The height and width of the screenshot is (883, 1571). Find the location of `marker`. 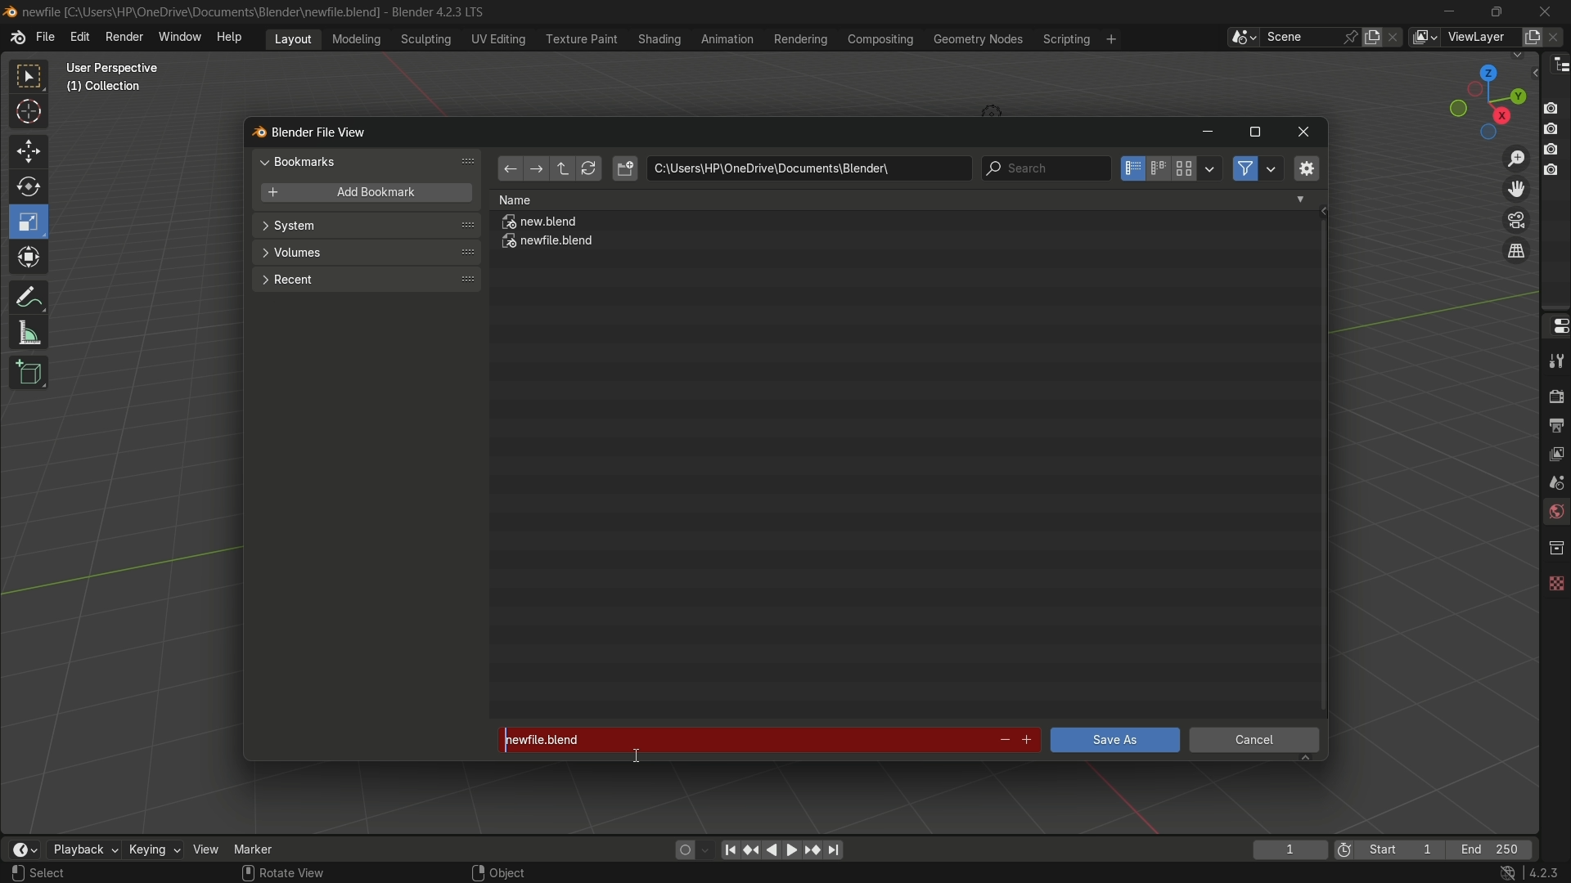

marker is located at coordinates (266, 848).